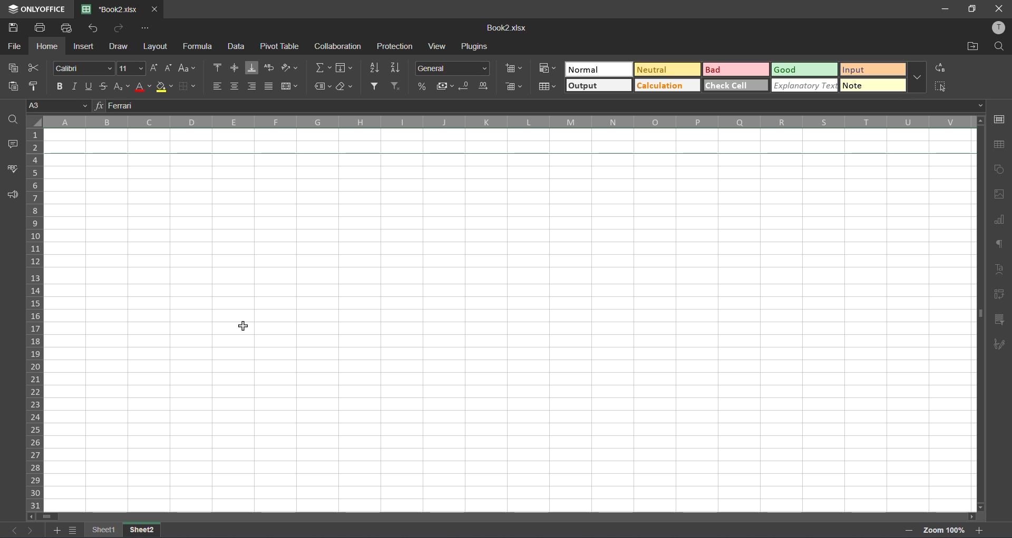  I want to click on find, so click(999, 47).